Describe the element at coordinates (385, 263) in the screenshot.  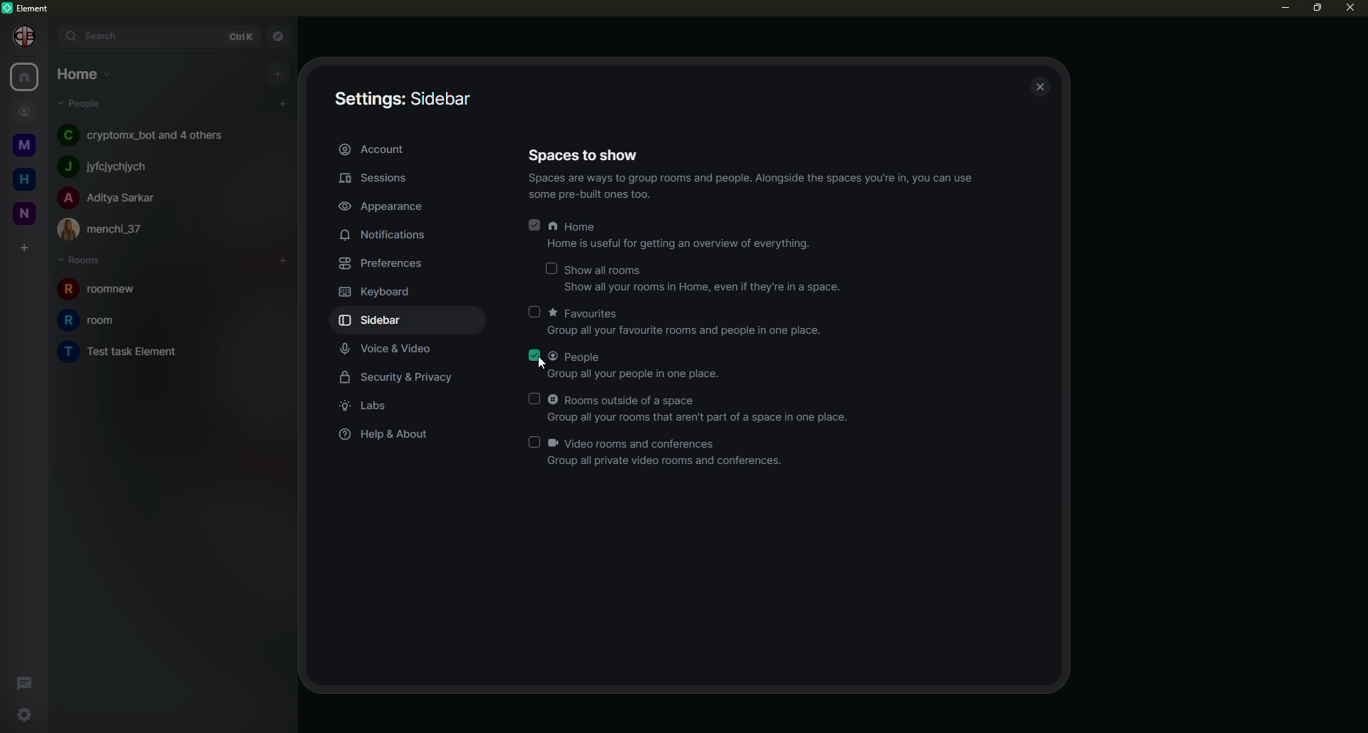
I see `preferences` at that location.